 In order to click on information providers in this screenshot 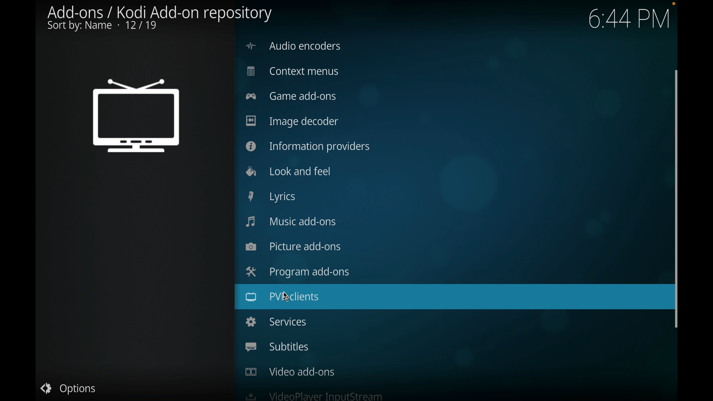, I will do `click(308, 147)`.